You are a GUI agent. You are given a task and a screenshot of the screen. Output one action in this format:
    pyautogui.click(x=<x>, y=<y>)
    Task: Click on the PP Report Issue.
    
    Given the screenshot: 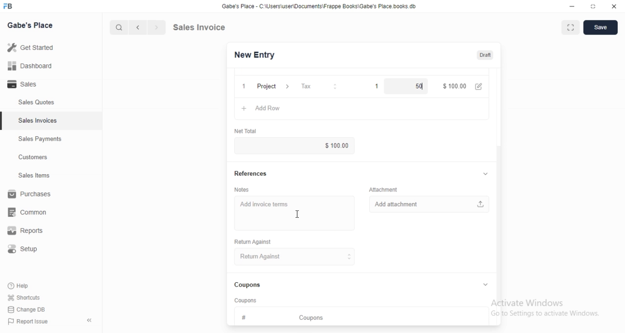 What is the action you would take?
    pyautogui.click(x=31, y=323)
    